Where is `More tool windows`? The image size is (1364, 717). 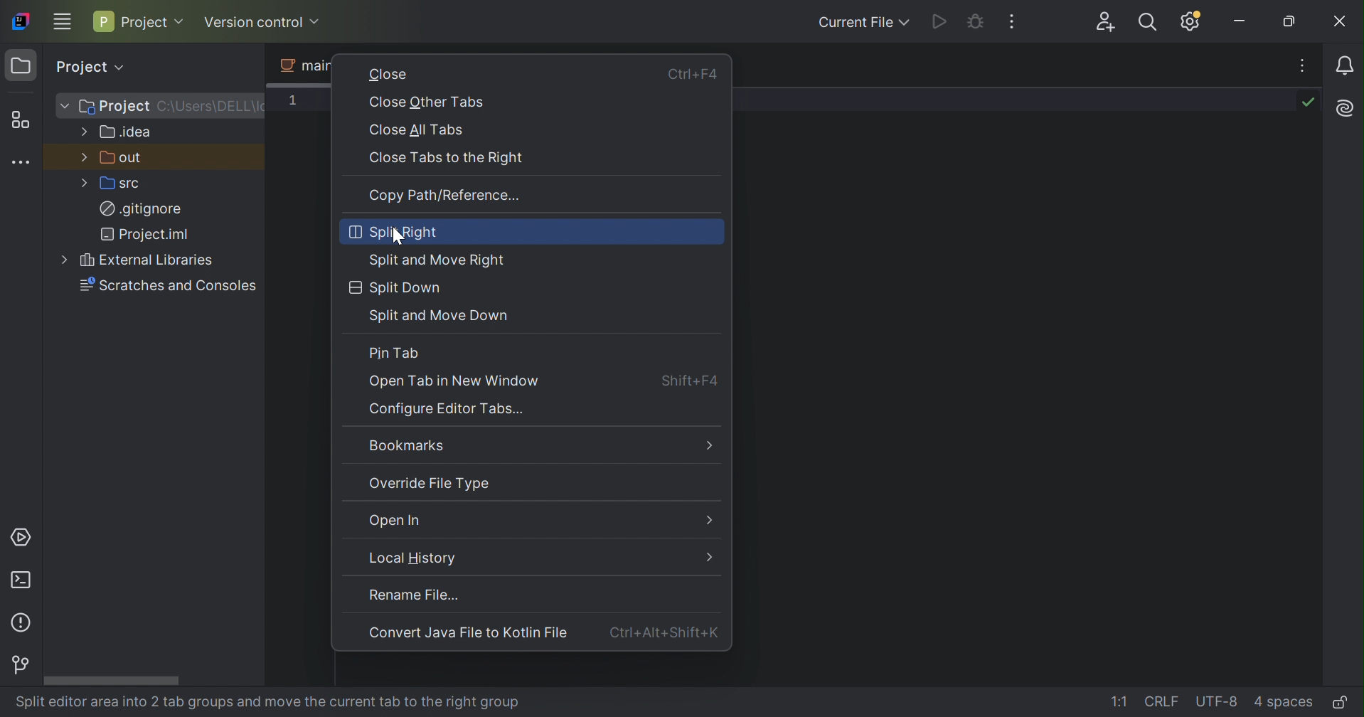 More tool windows is located at coordinates (22, 159).